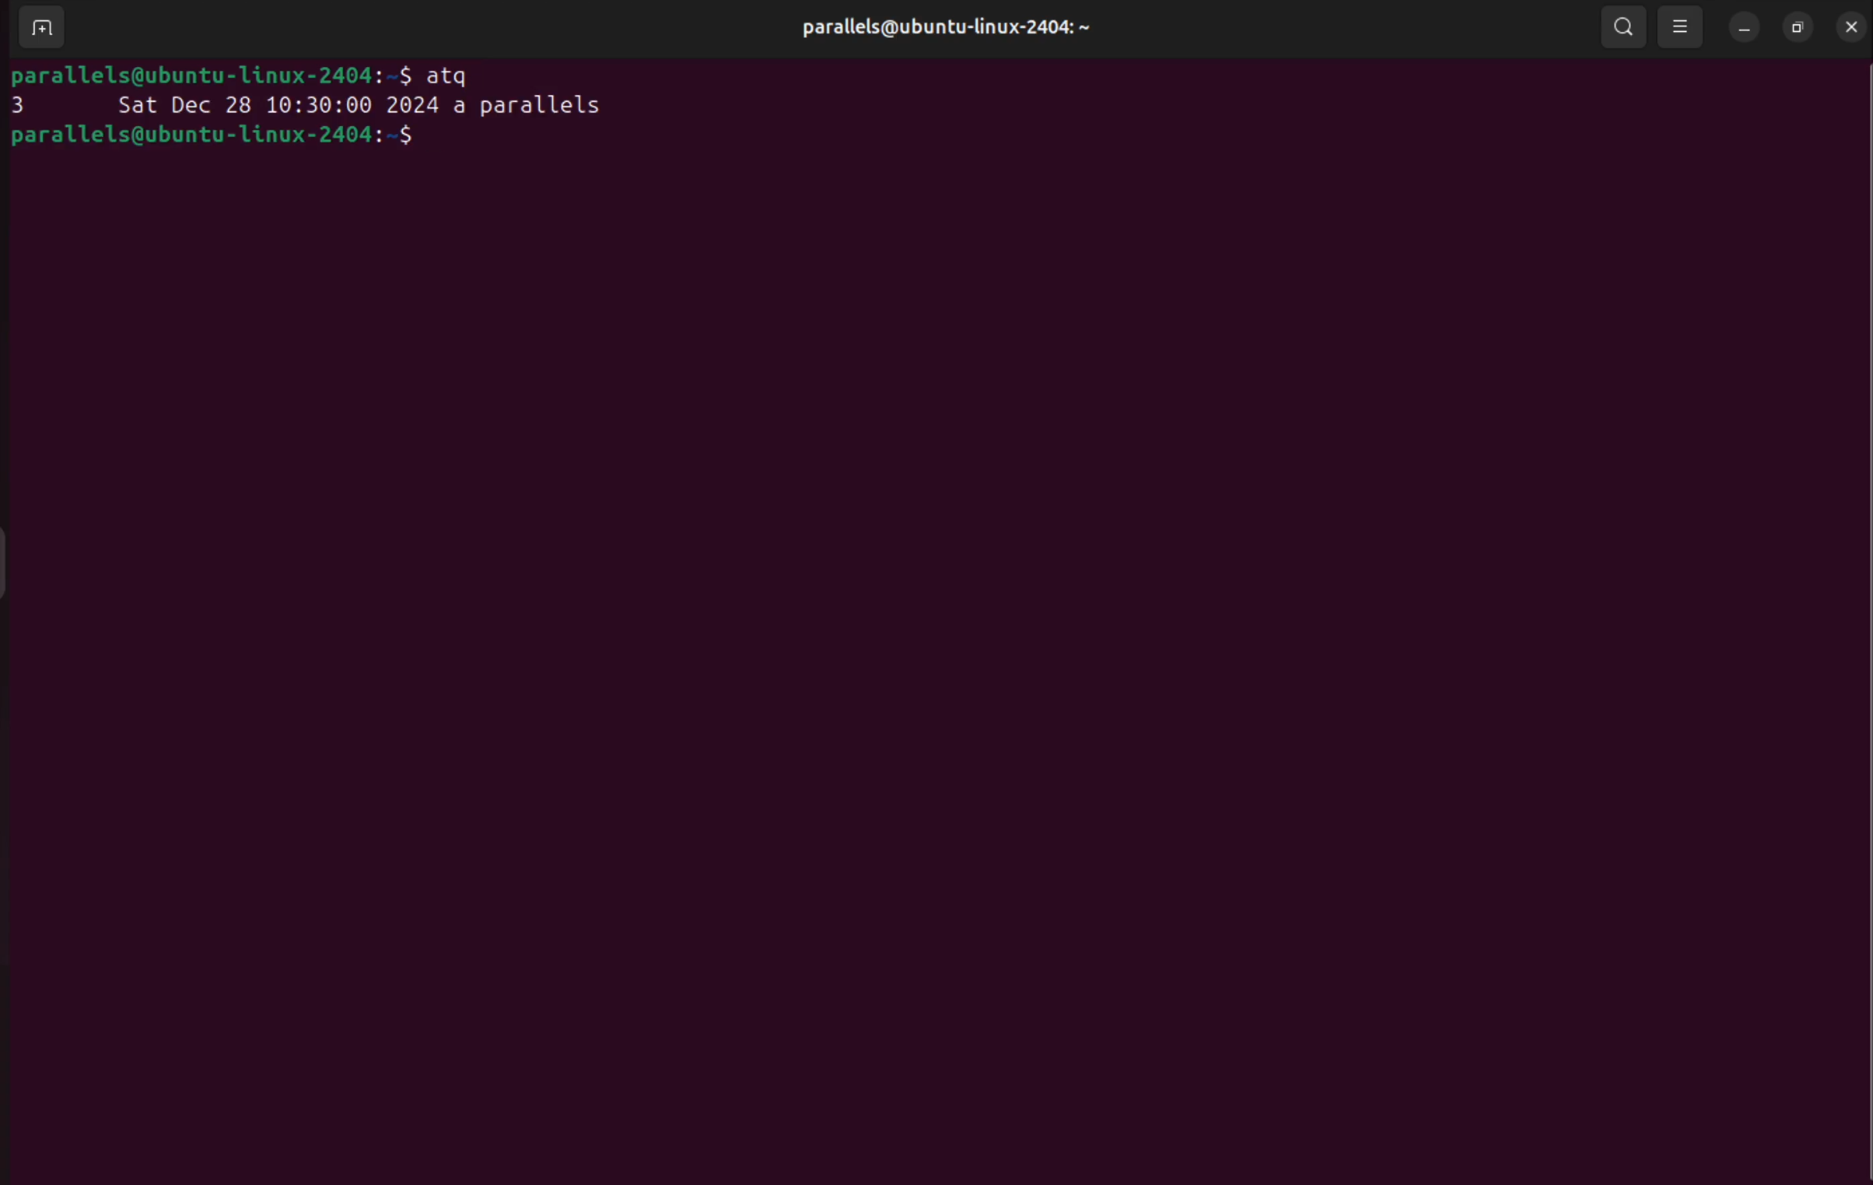 The width and height of the screenshot is (1873, 1185). What do you see at coordinates (218, 138) in the screenshot?
I see `bash prmopt` at bounding box center [218, 138].